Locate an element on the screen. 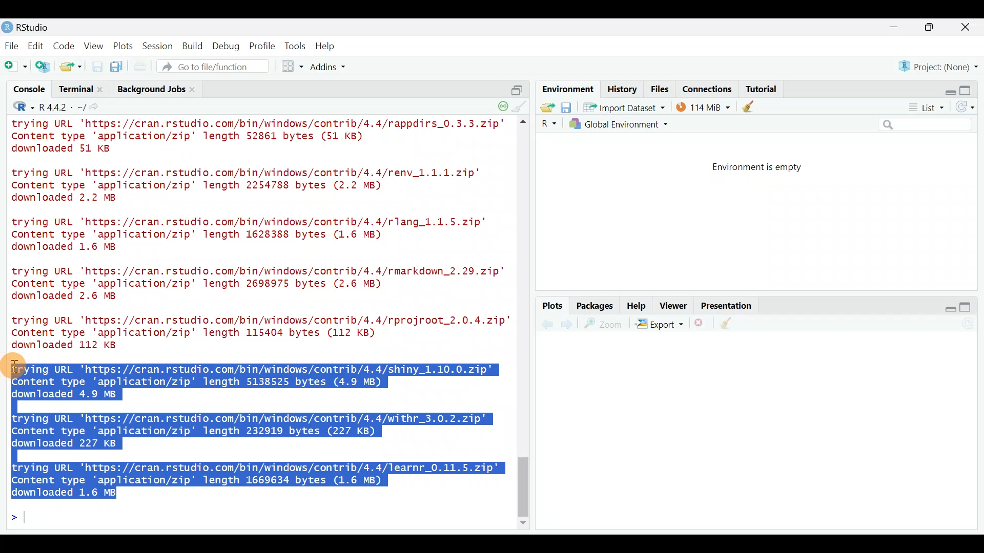 The image size is (984, 553). List is located at coordinates (925, 108).